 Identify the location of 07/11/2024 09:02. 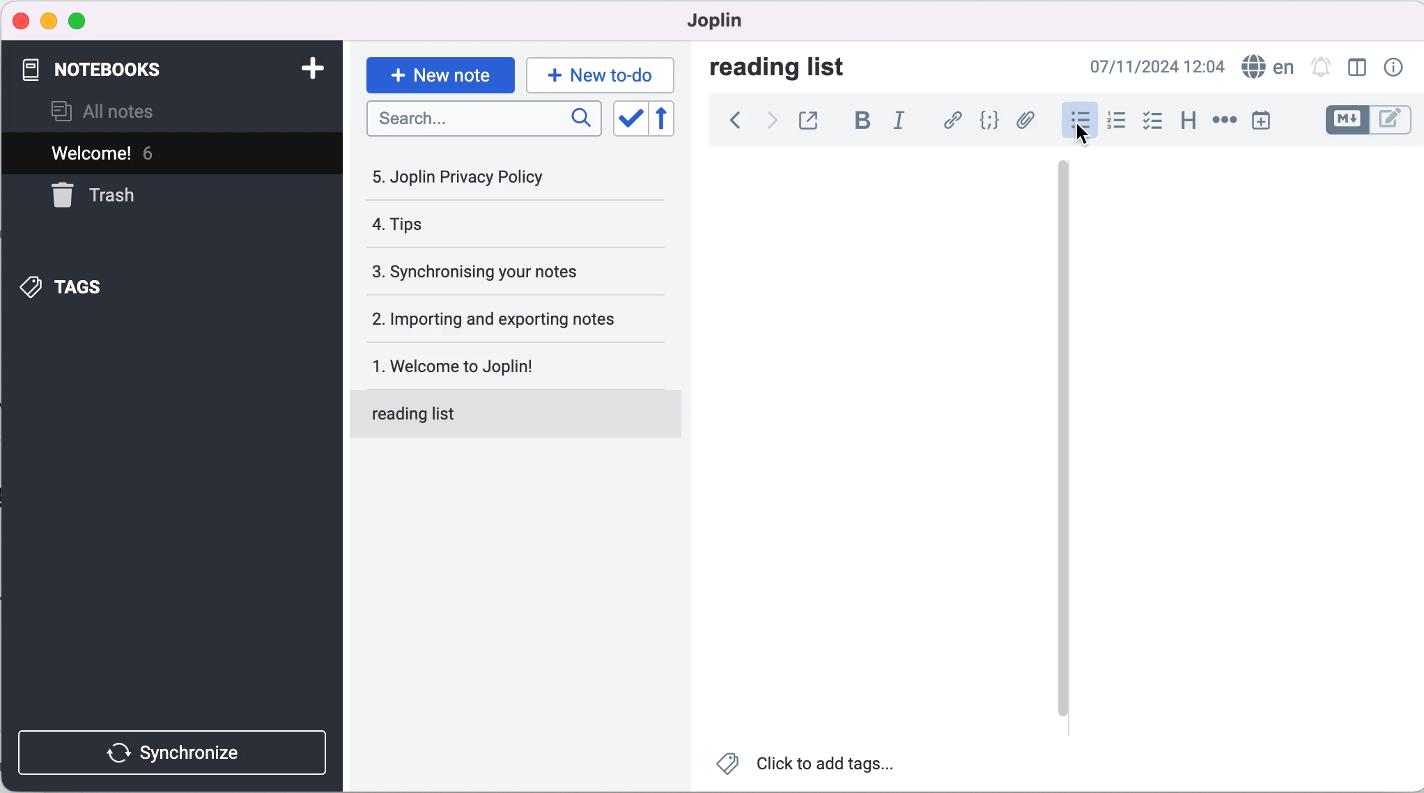
(1152, 66).